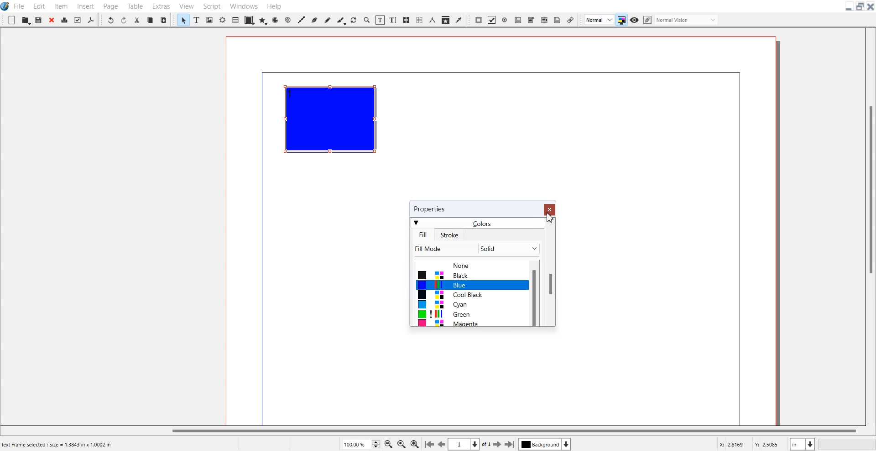 This screenshot has height=451, width=876. What do you see at coordinates (250, 20) in the screenshot?
I see `Shape` at bounding box center [250, 20].